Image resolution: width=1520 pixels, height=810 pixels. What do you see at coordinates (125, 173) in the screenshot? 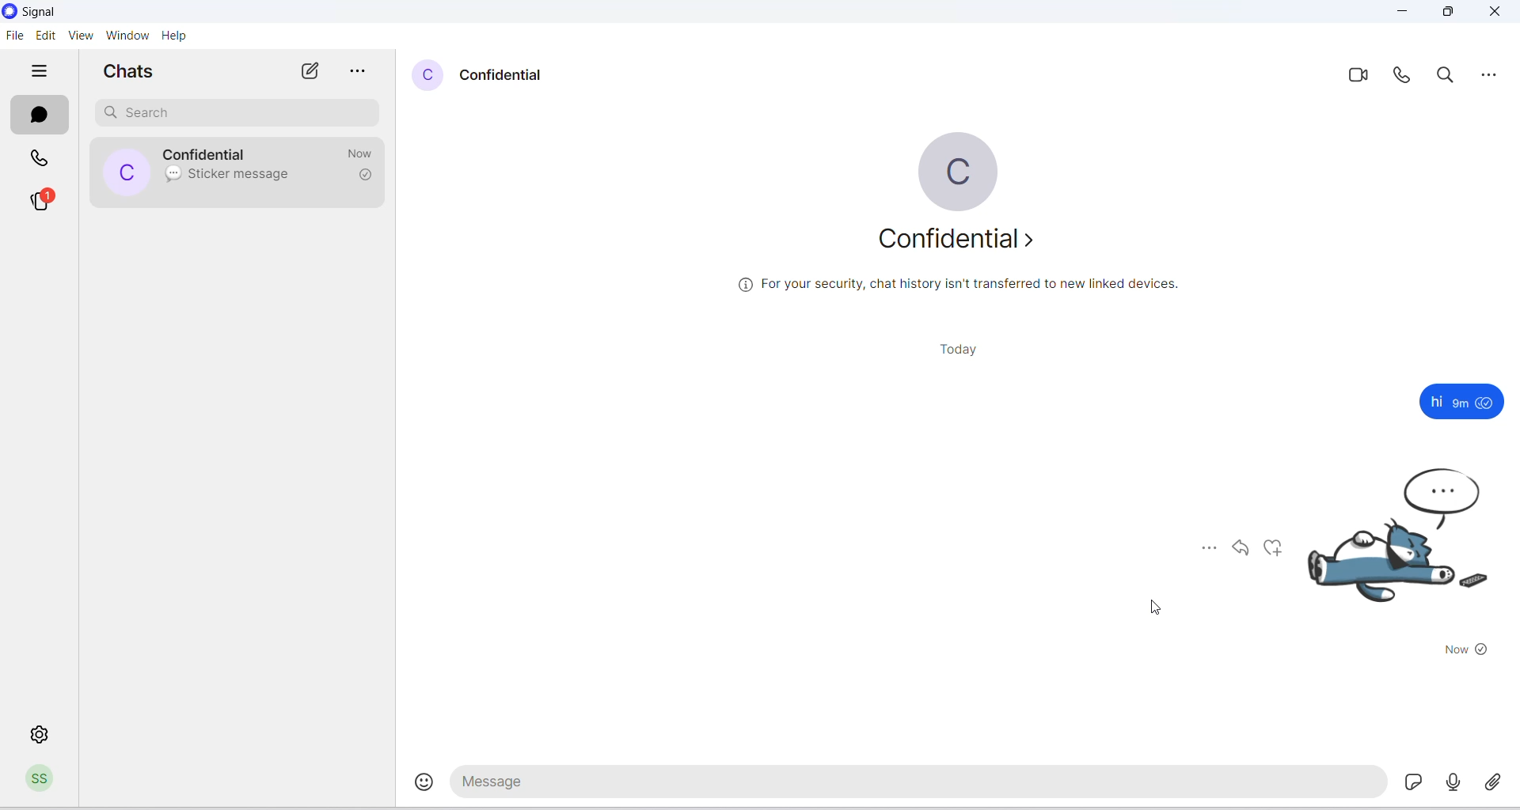
I see `profile picture` at bounding box center [125, 173].